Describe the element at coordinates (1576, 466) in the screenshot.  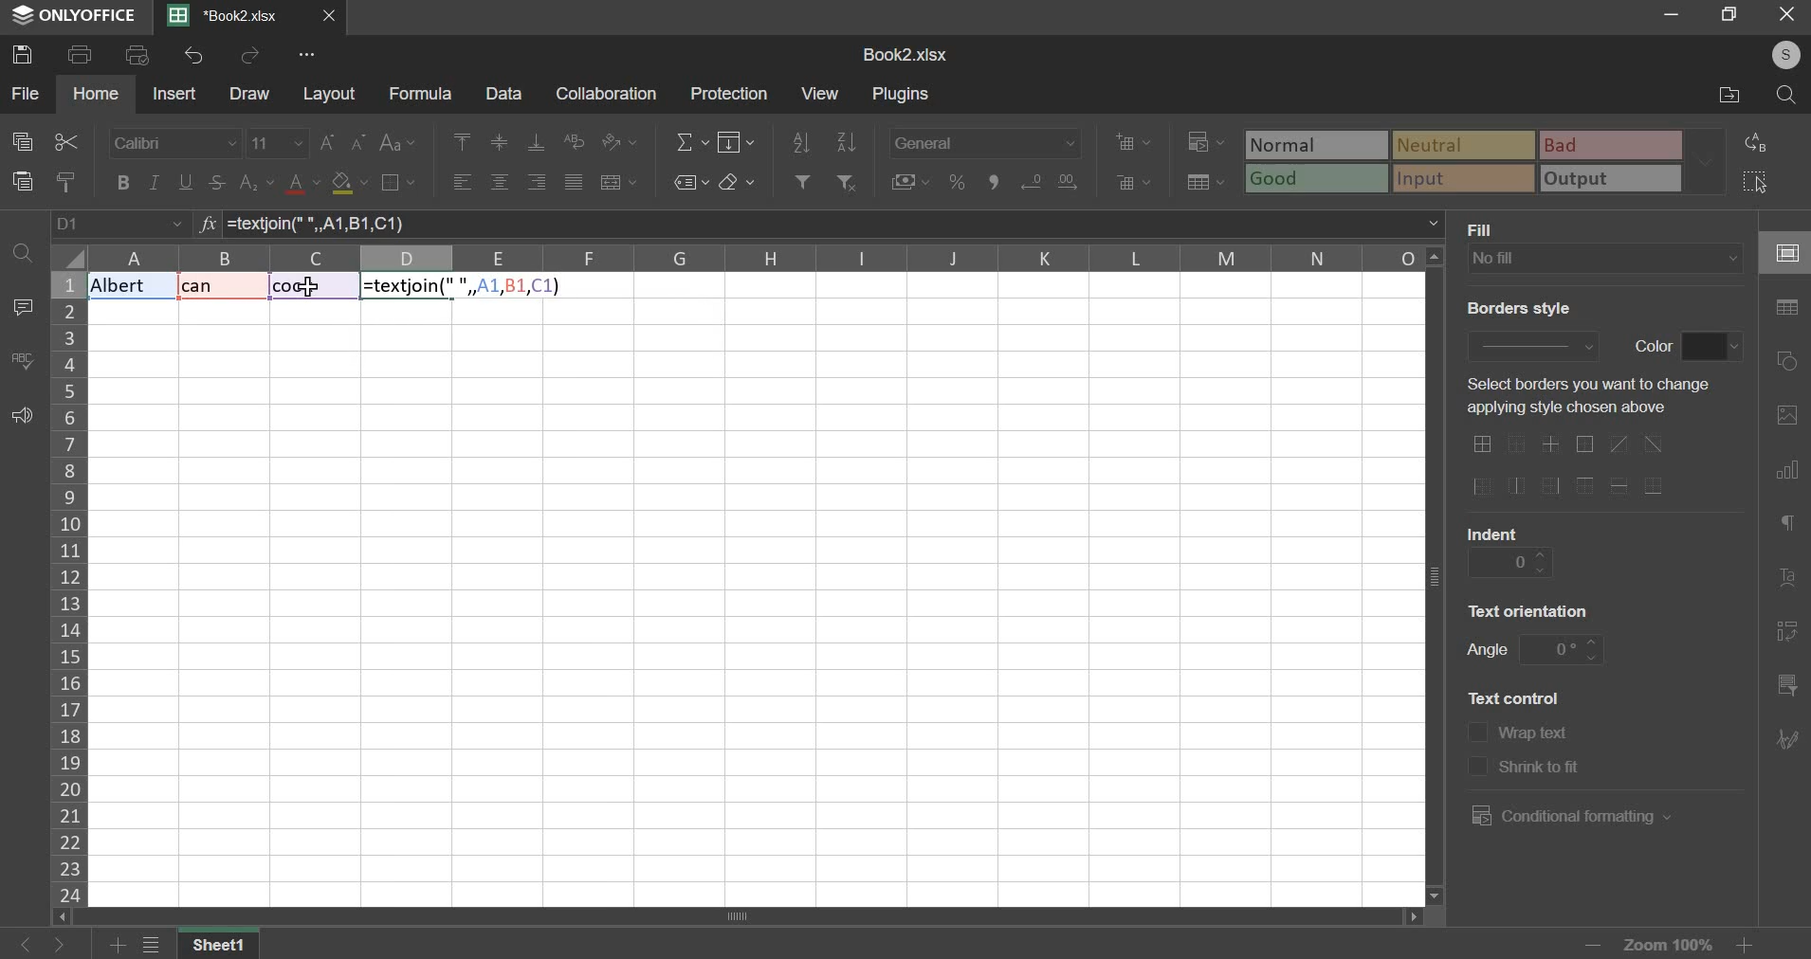
I see `border options` at that location.